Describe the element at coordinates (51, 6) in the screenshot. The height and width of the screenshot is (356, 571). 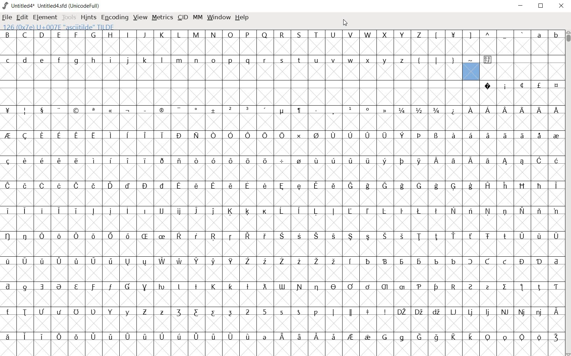
I see `Untitled4* Untitled4.sfd (UnicodeFull)` at that location.